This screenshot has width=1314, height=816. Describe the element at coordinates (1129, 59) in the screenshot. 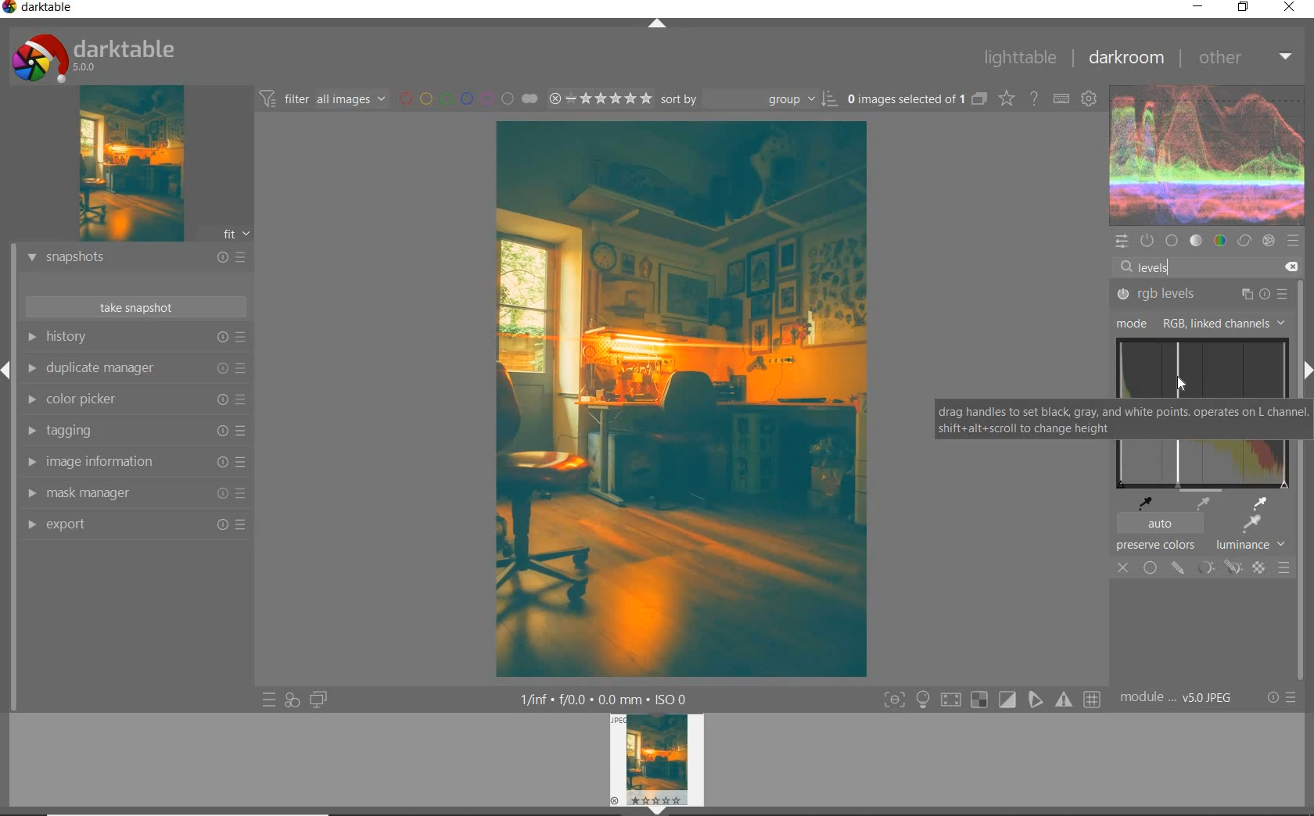

I see `darkroom` at that location.